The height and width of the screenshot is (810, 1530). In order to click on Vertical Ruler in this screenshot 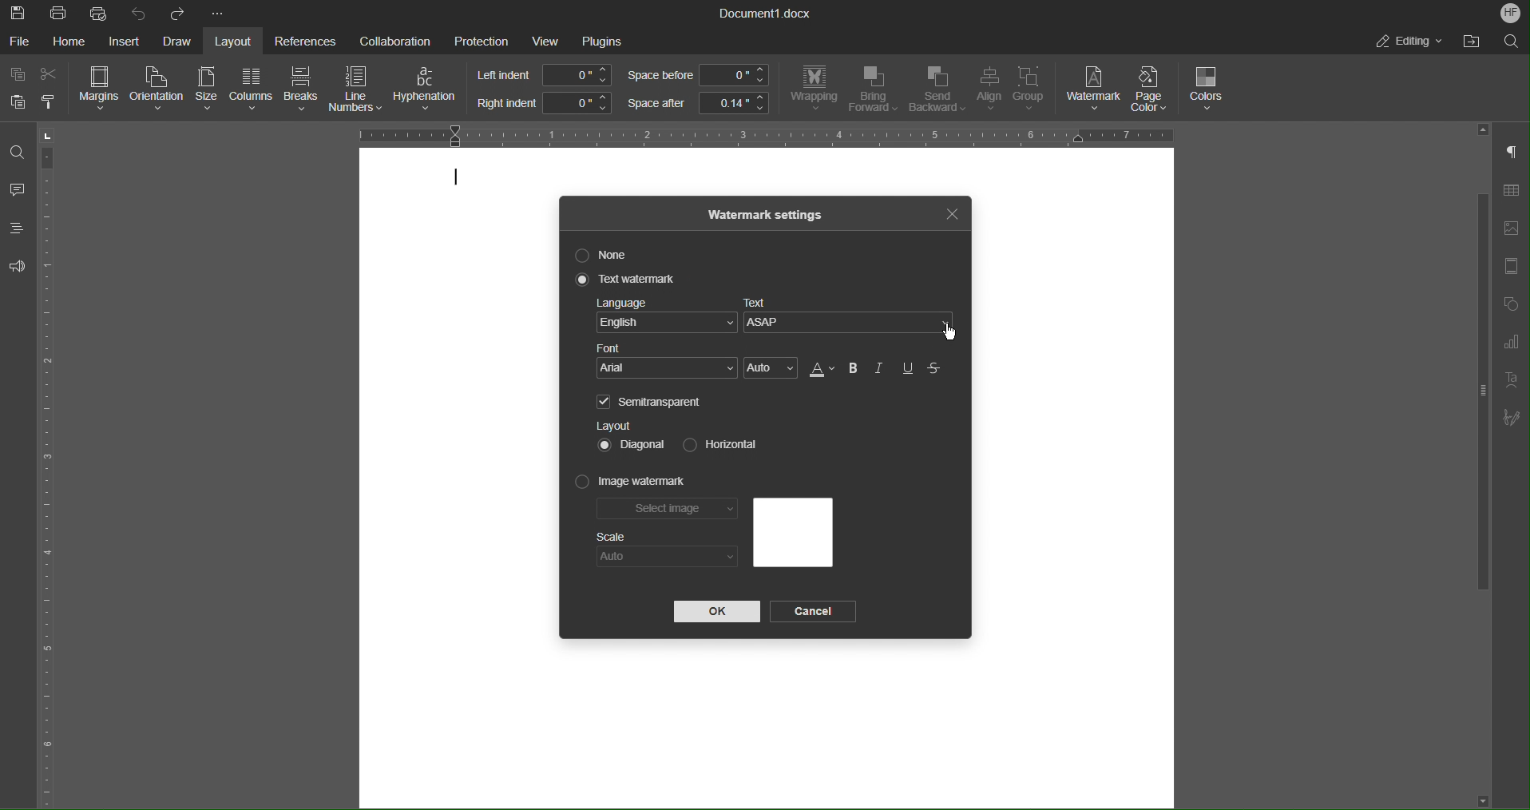, I will do `click(50, 465)`.